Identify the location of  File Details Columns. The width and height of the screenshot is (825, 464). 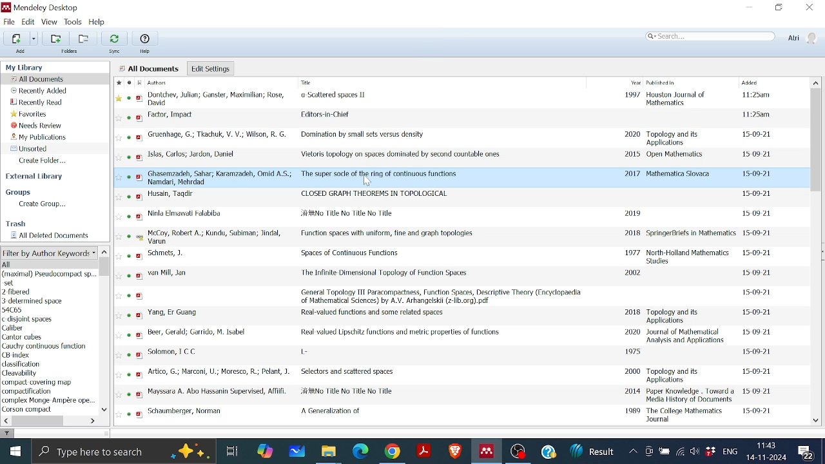
(454, 82).